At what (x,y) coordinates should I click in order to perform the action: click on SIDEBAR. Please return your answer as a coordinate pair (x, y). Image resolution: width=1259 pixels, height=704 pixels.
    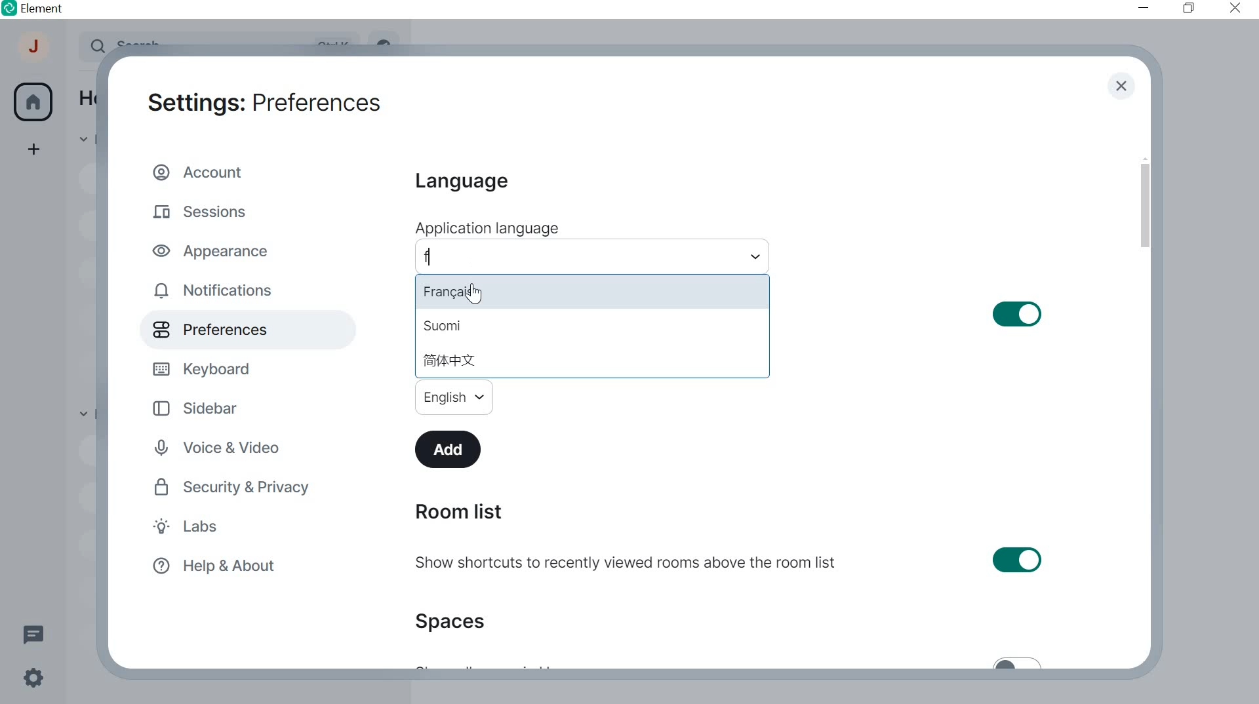
    Looking at the image, I should click on (206, 407).